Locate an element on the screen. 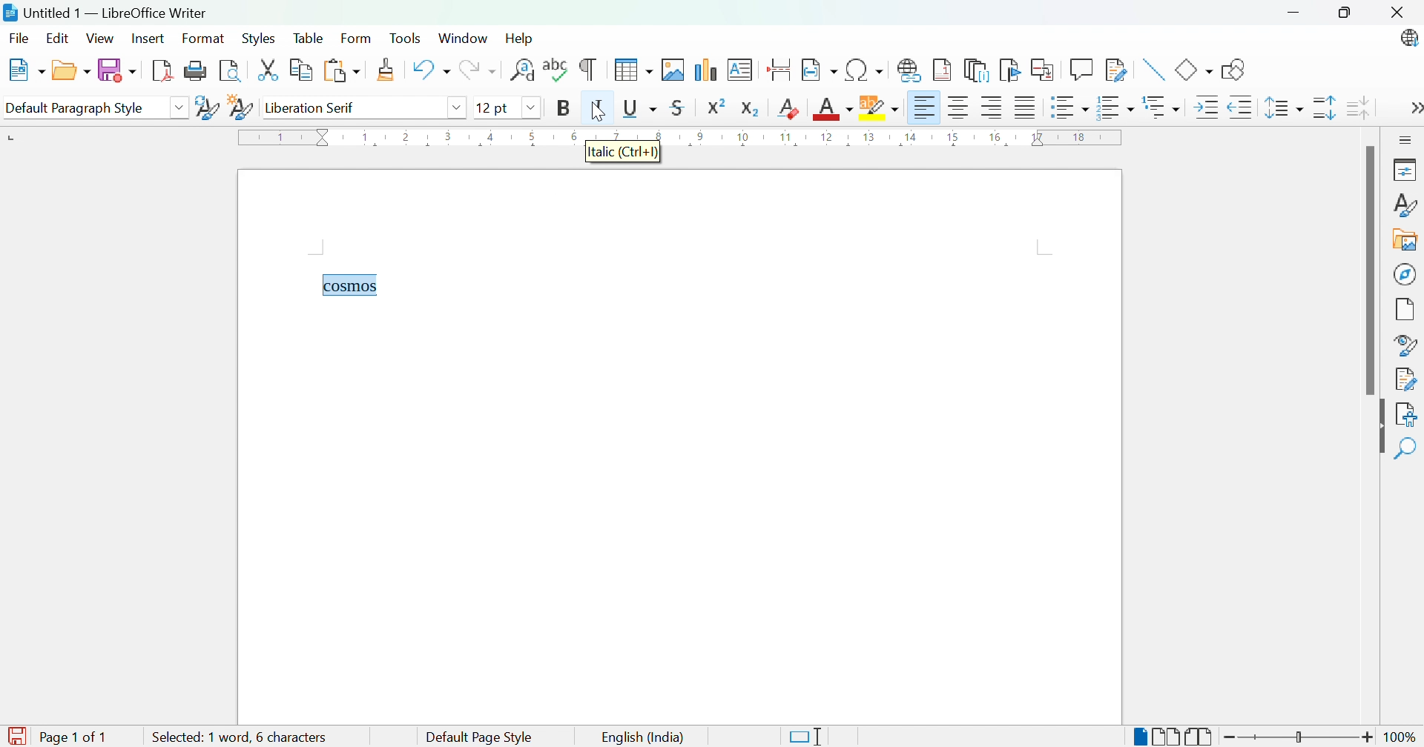 The image size is (1424, 747). Superscript is located at coordinates (716, 107).